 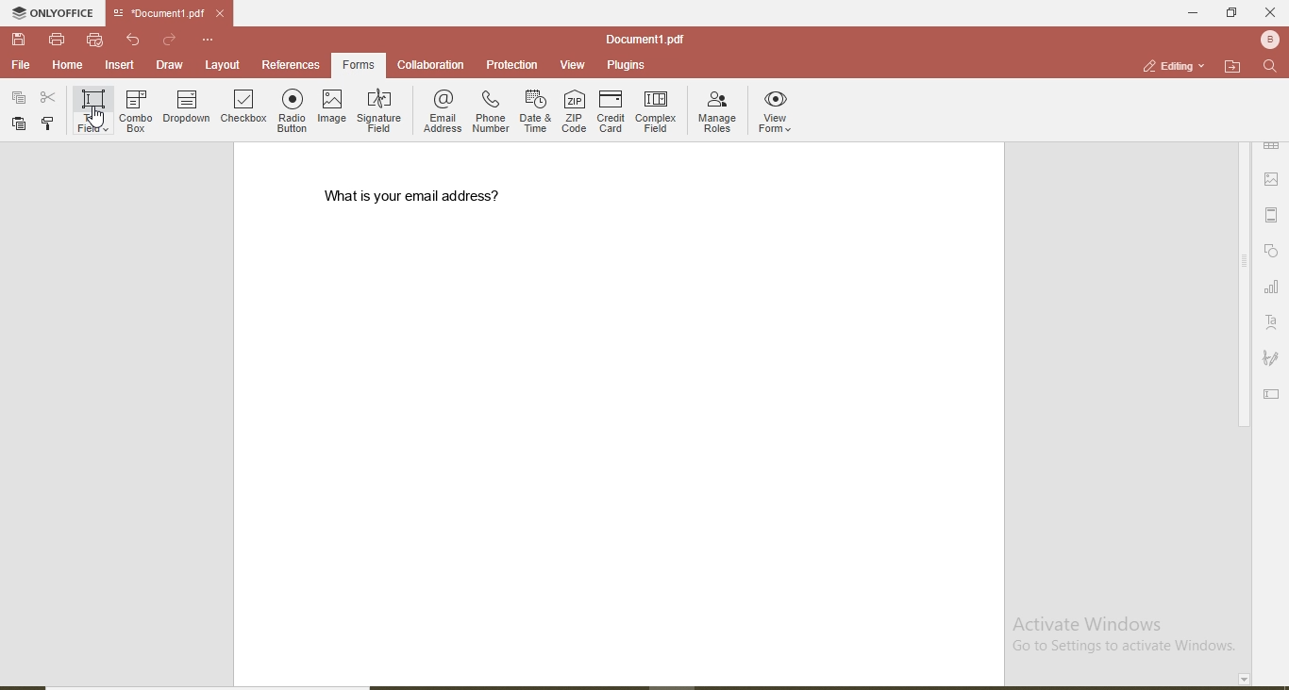 I want to click on picture, so click(x=1275, y=178).